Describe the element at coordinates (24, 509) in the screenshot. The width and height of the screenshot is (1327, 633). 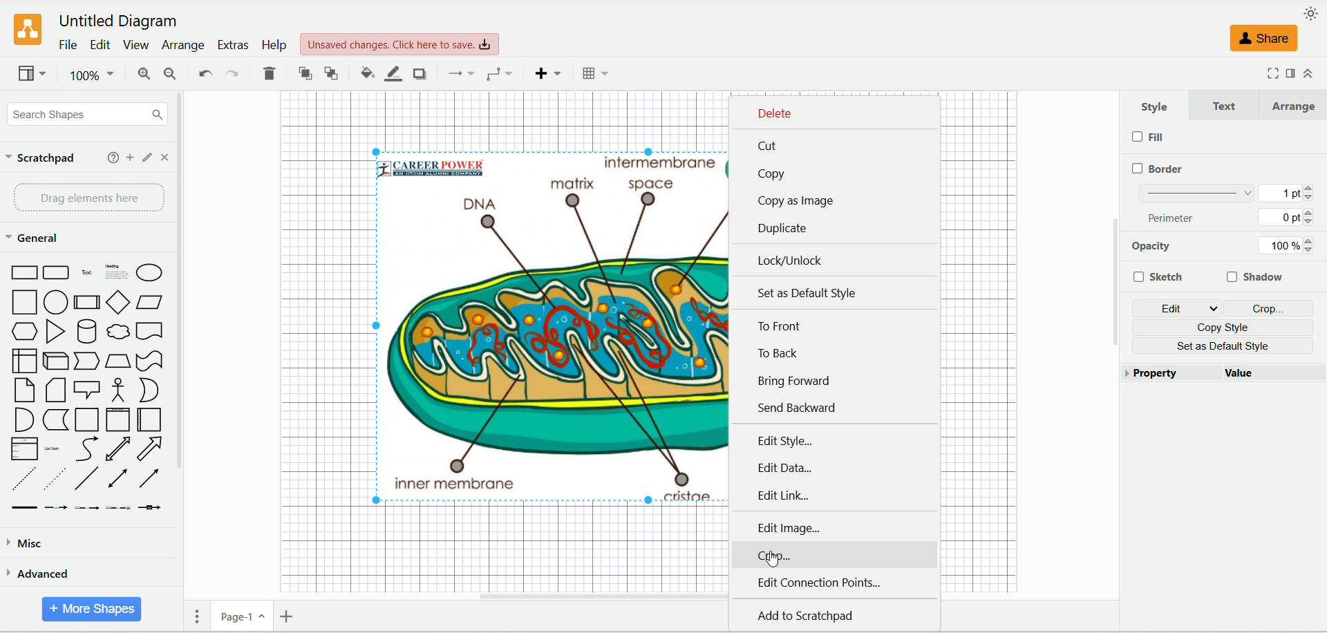
I see `Link` at that location.